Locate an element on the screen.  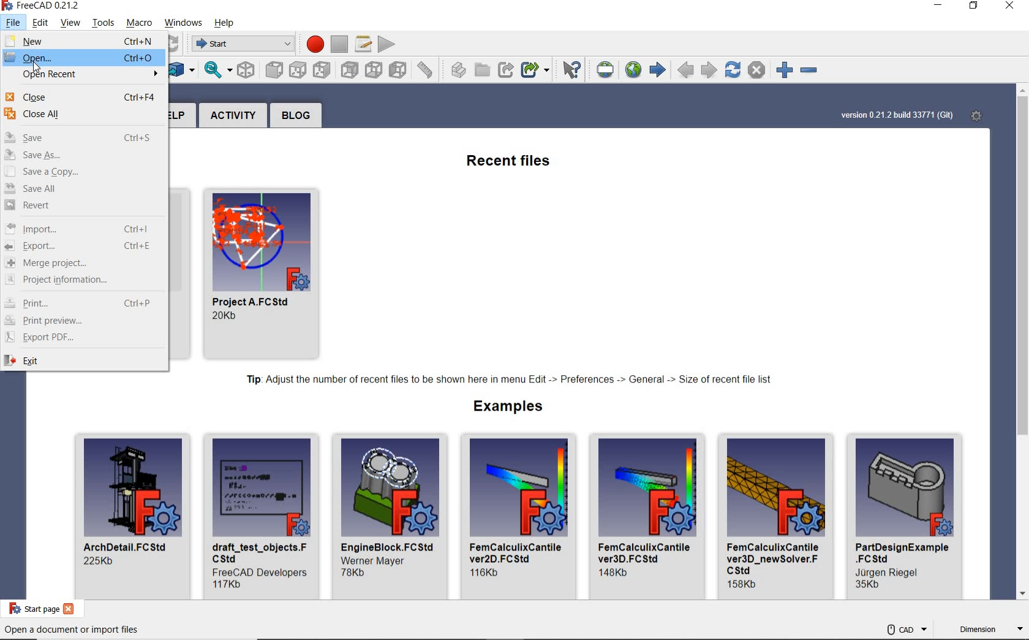
FILE is located at coordinates (13, 23).